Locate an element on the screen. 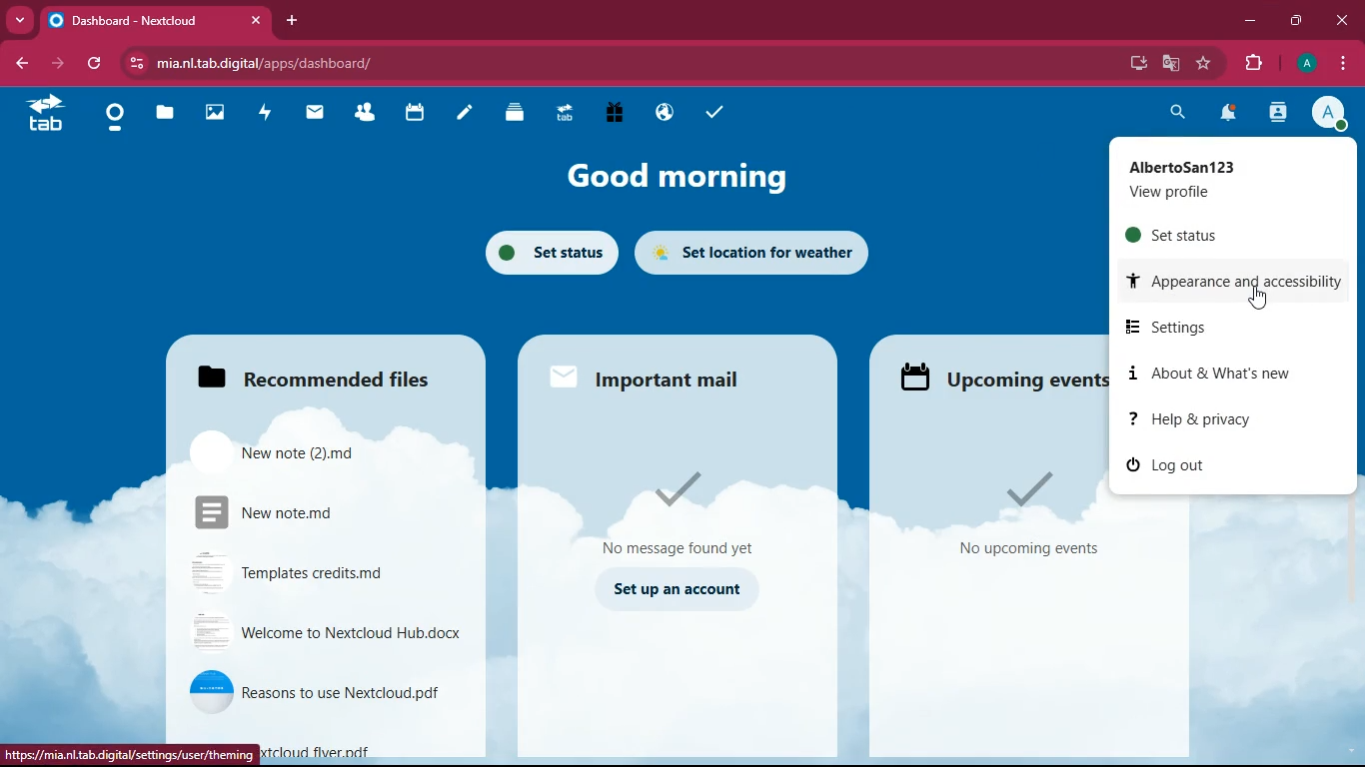 This screenshot has height=767, width=1365. tab is located at coordinates (127, 21).